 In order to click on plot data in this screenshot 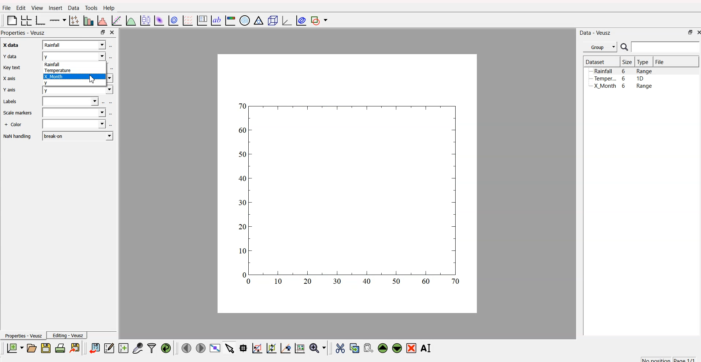, I will do `click(173, 20)`.